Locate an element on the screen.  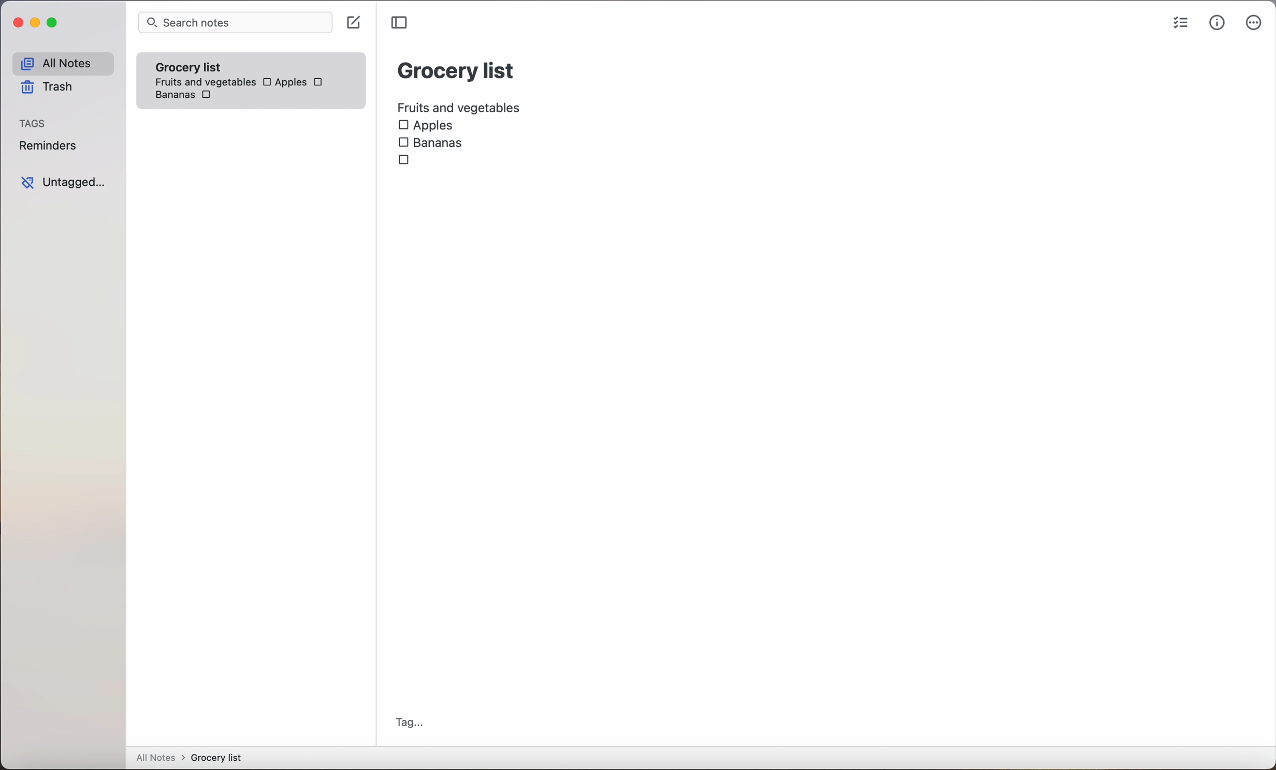
checklist is located at coordinates (1179, 24).